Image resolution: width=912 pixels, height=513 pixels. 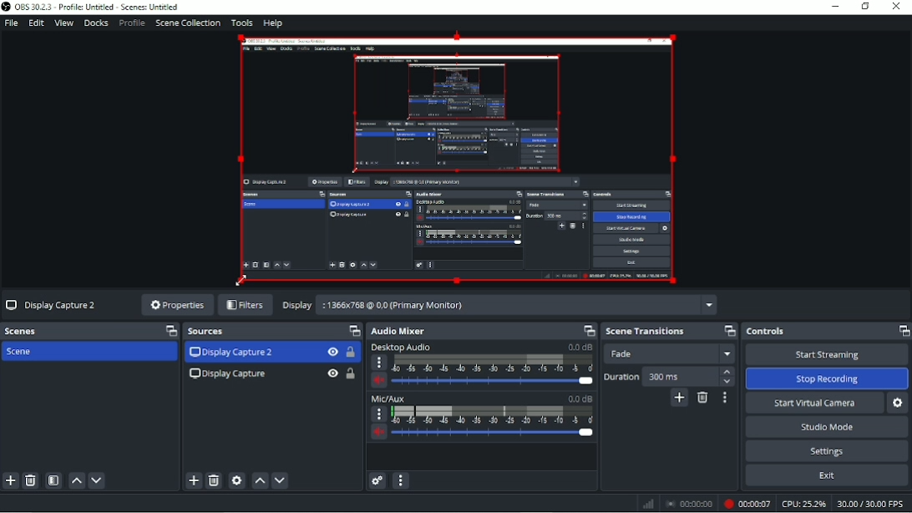 What do you see at coordinates (77, 480) in the screenshot?
I see `Move scene up` at bounding box center [77, 480].